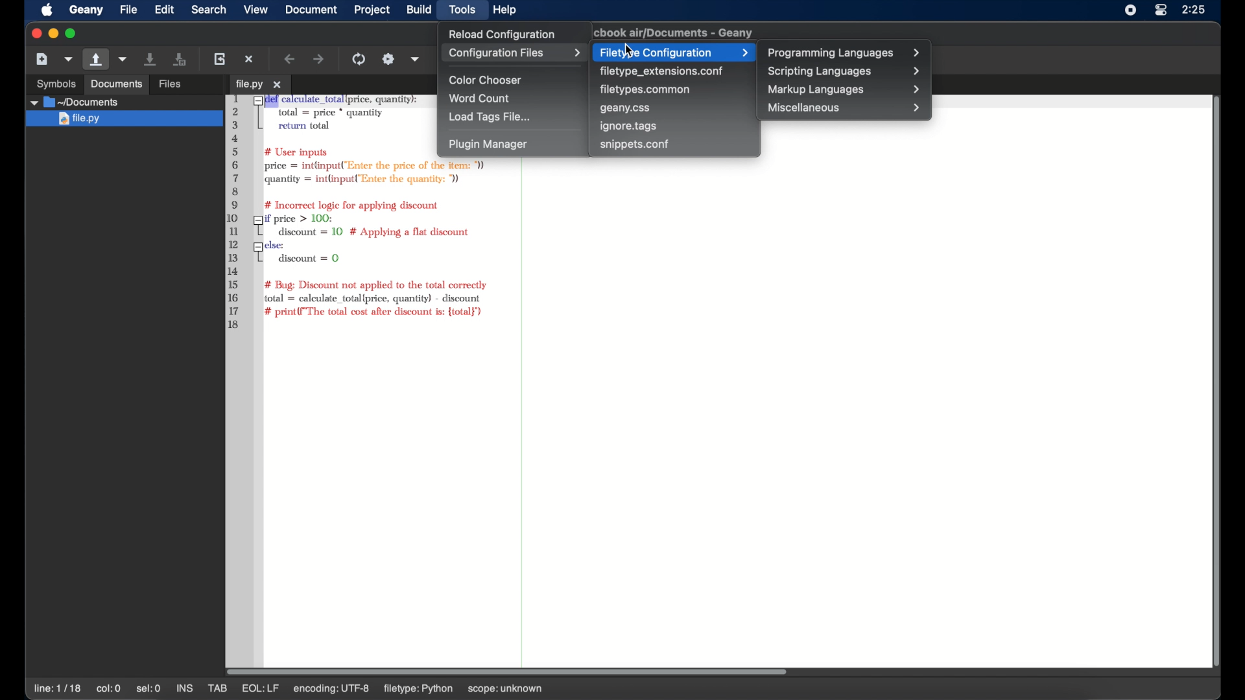  Describe the element at coordinates (626, 109) in the screenshot. I see `geany.cs` at that location.